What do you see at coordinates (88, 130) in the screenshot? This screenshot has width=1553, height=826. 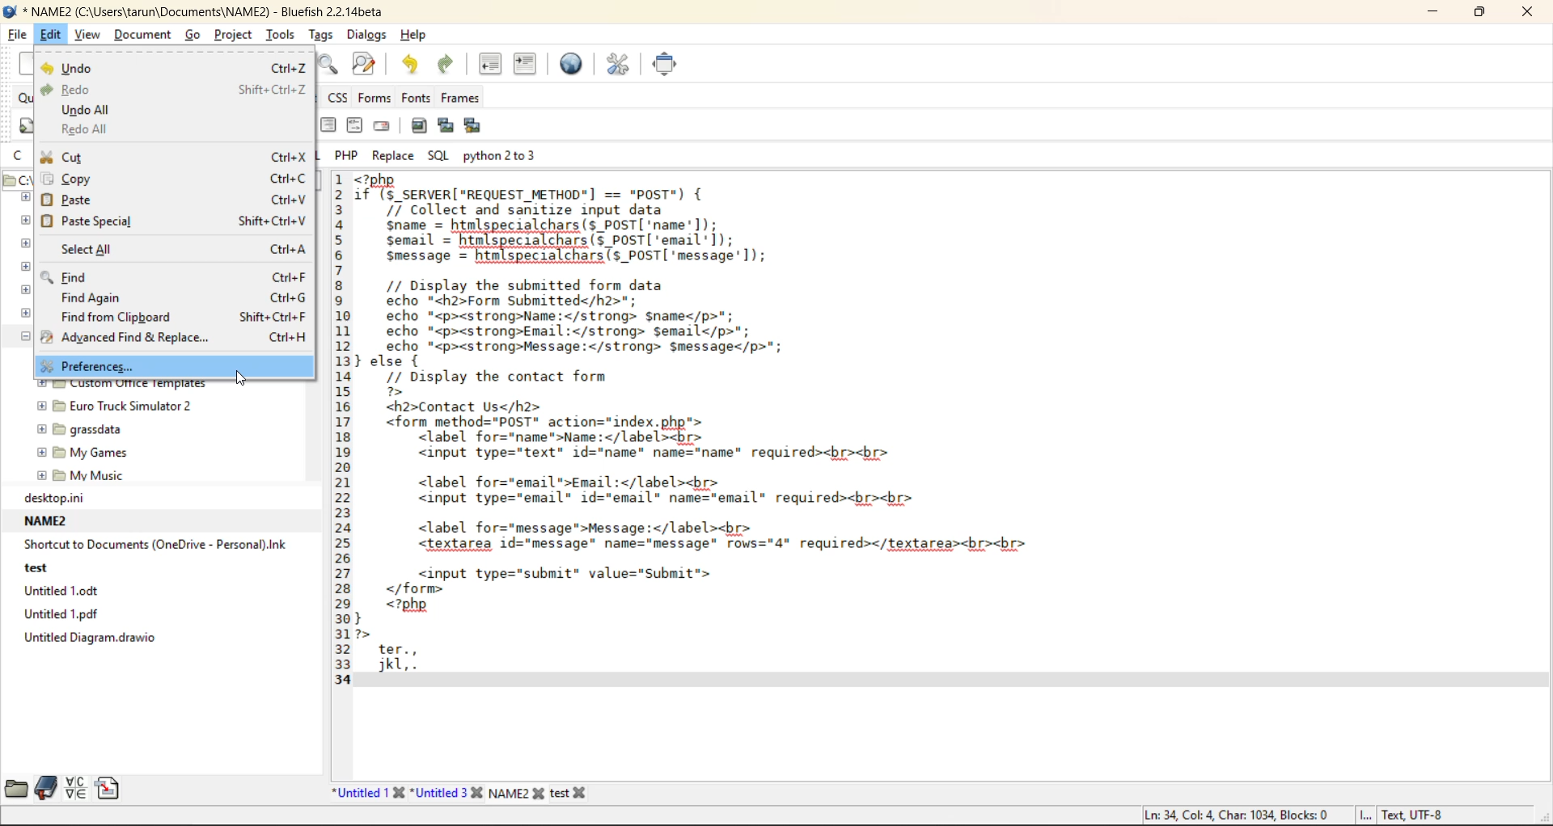 I see `redo all` at bounding box center [88, 130].